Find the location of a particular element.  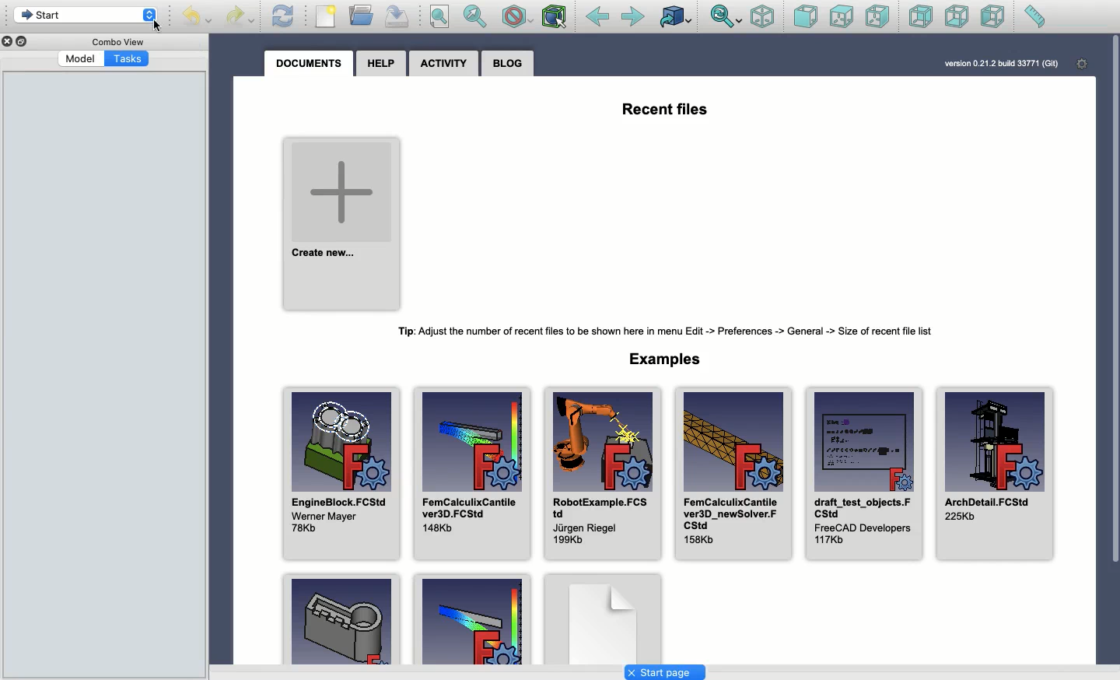

Example 1 is located at coordinates (339, 618).